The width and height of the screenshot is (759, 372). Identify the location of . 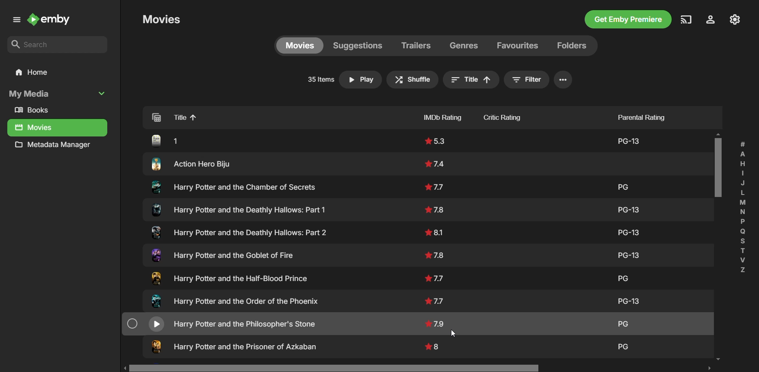
(436, 207).